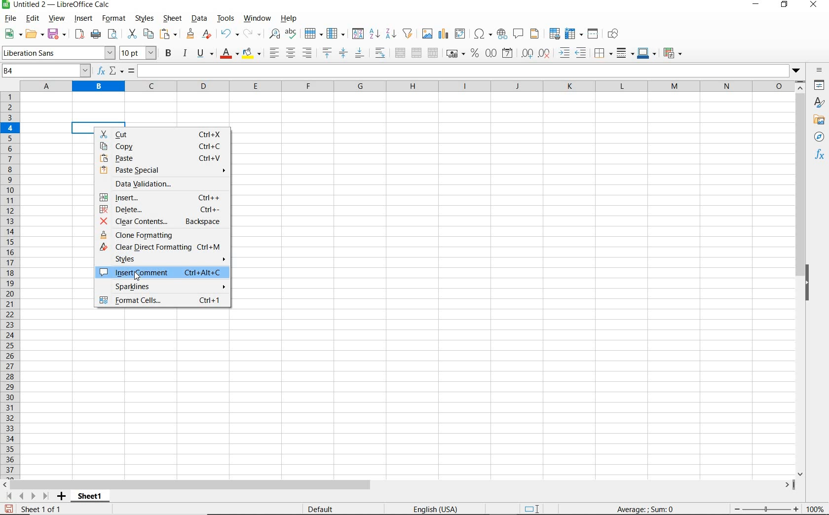 The width and height of the screenshot is (829, 515). What do you see at coordinates (138, 53) in the screenshot?
I see `font size` at bounding box center [138, 53].